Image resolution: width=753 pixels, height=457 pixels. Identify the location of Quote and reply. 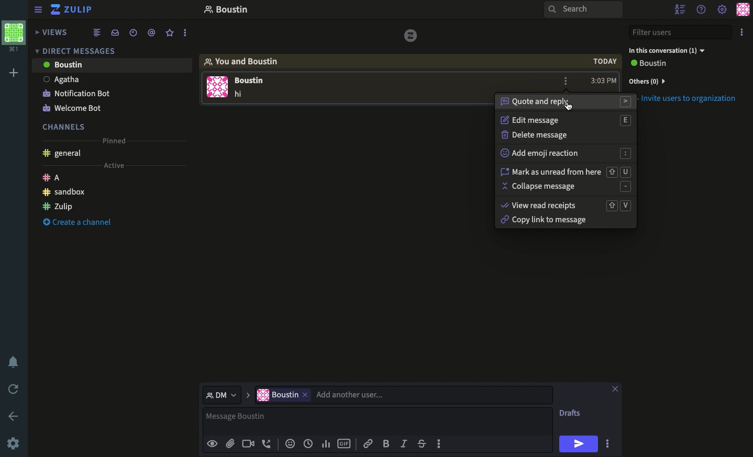
(562, 100).